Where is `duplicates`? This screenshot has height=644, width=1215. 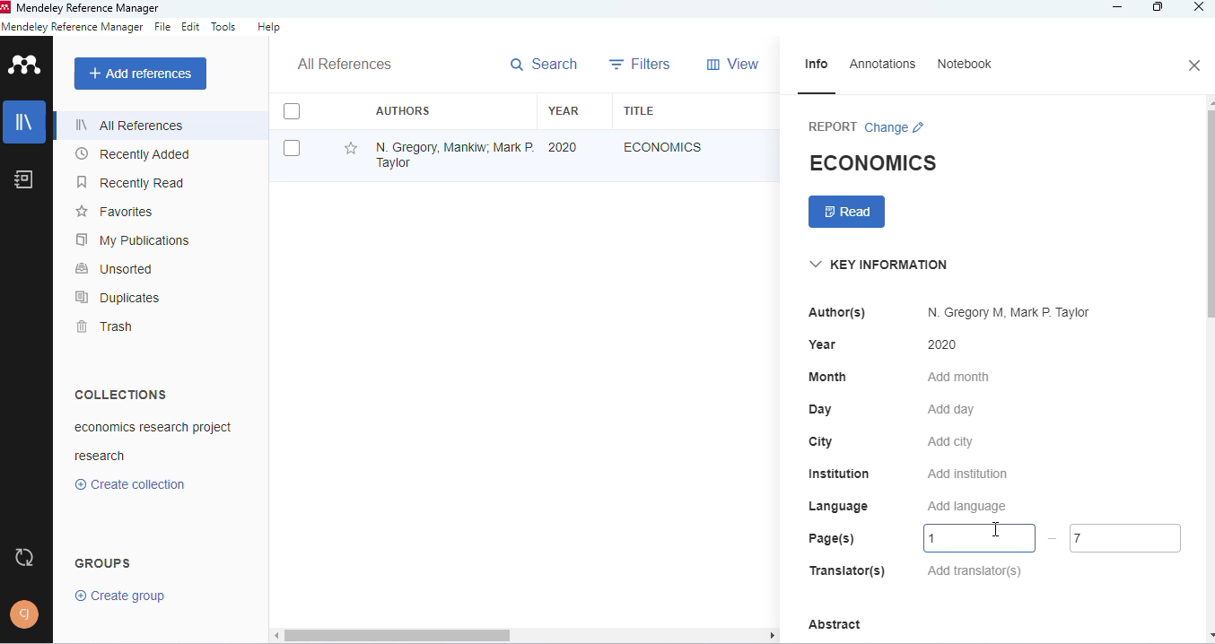
duplicates is located at coordinates (117, 297).